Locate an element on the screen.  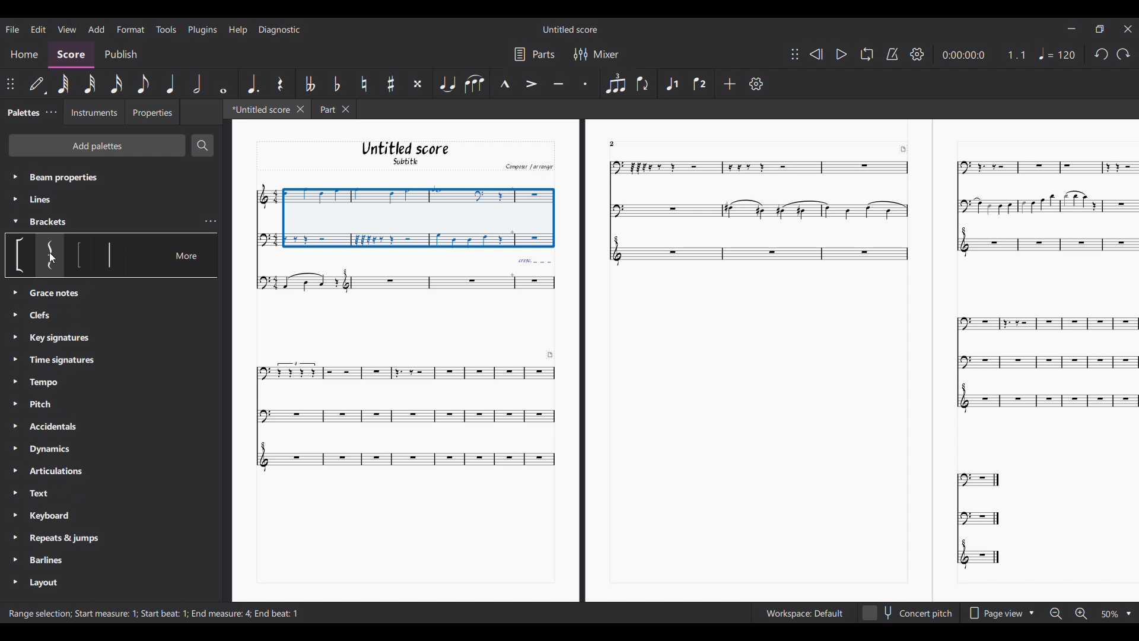
 is located at coordinates (1049, 204).